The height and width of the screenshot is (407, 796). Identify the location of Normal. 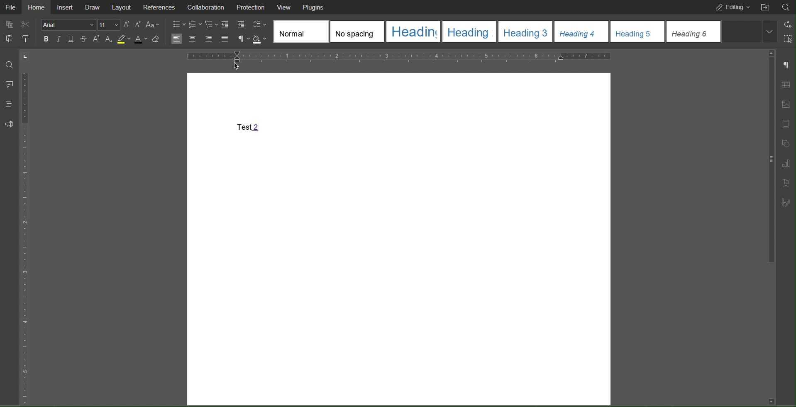
(299, 31).